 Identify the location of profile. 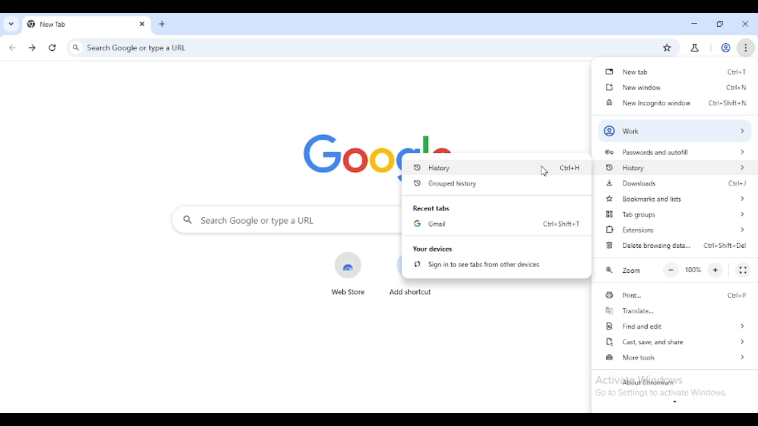
(726, 48).